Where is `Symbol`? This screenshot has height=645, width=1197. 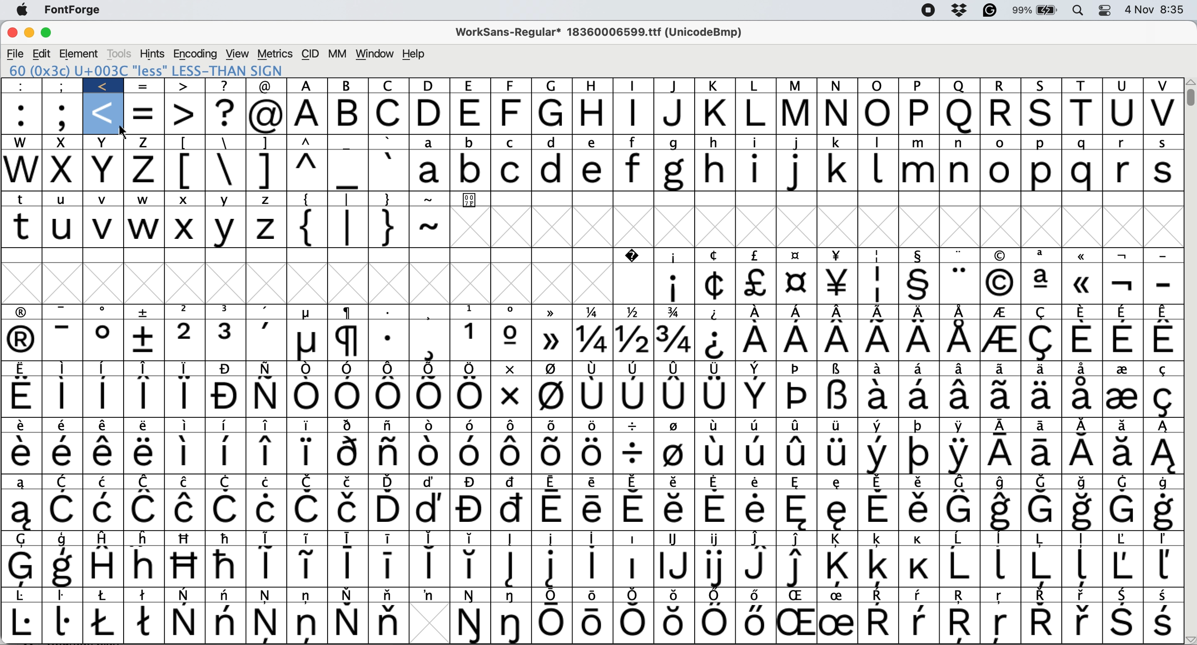 Symbol is located at coordinates (1081, 566).